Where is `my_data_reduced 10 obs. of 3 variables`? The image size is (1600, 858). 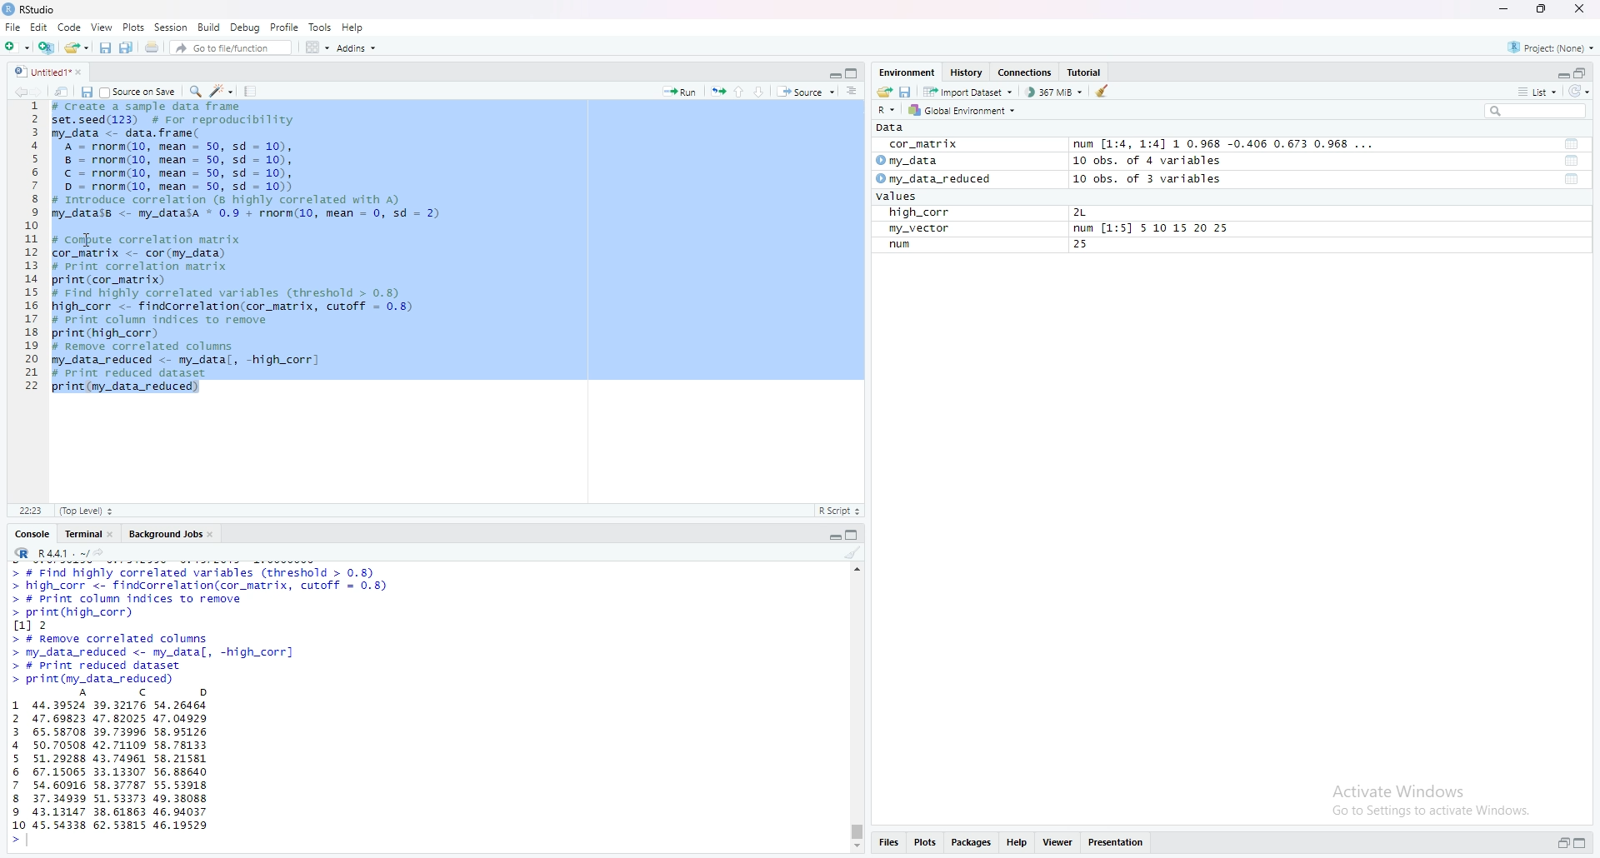 my_data_reduced 10 obs. of 3 variables is located at coordinates (1055, 178).